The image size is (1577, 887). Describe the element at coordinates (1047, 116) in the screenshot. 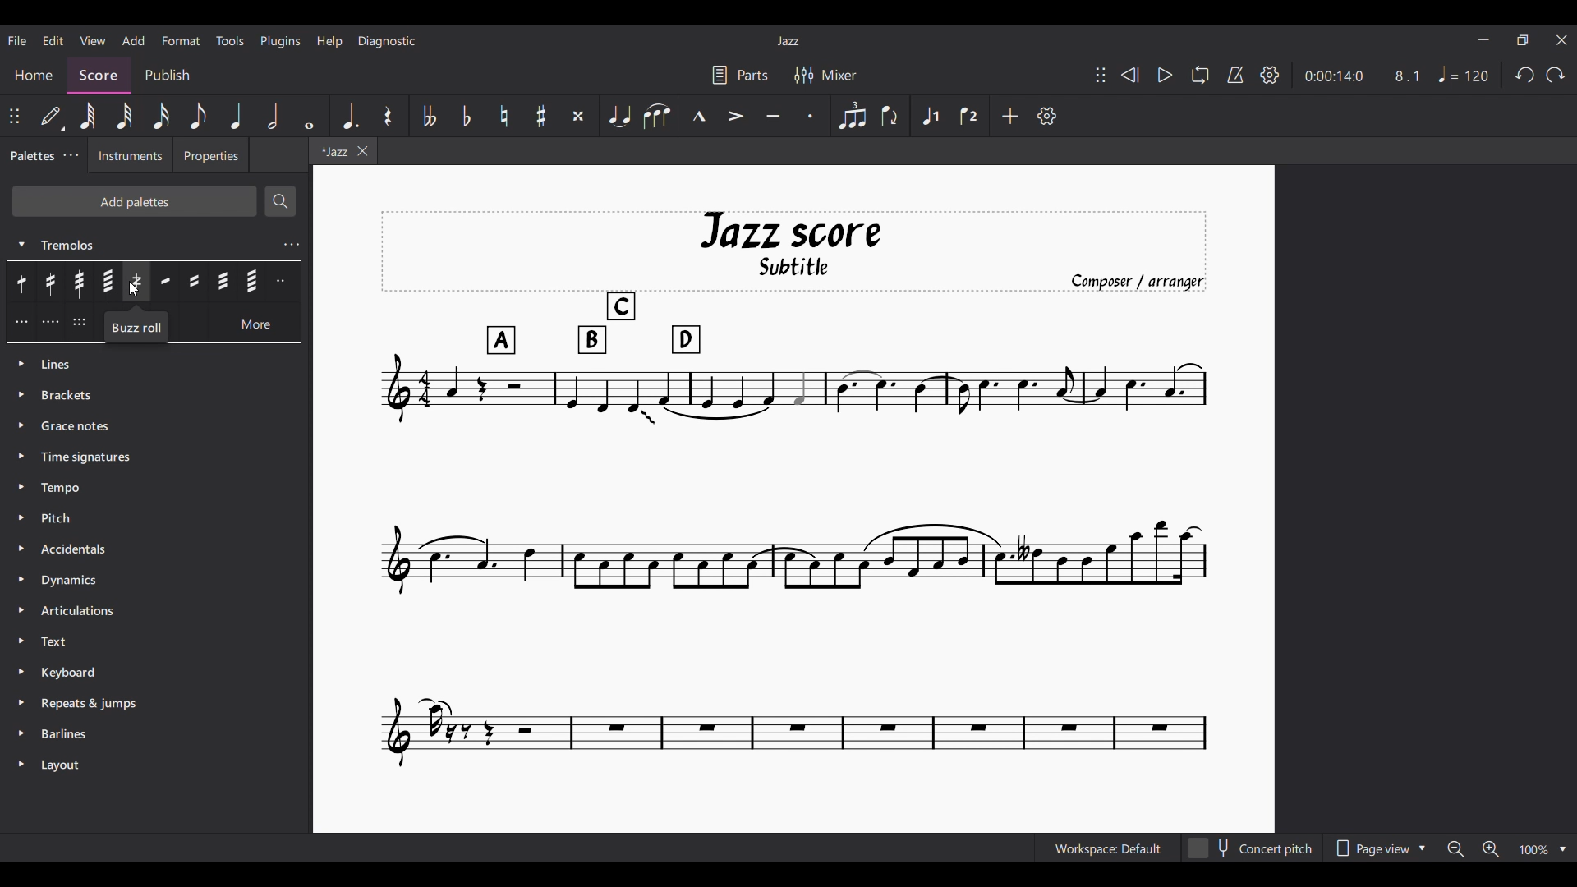

I see `Customize settings` at that location.